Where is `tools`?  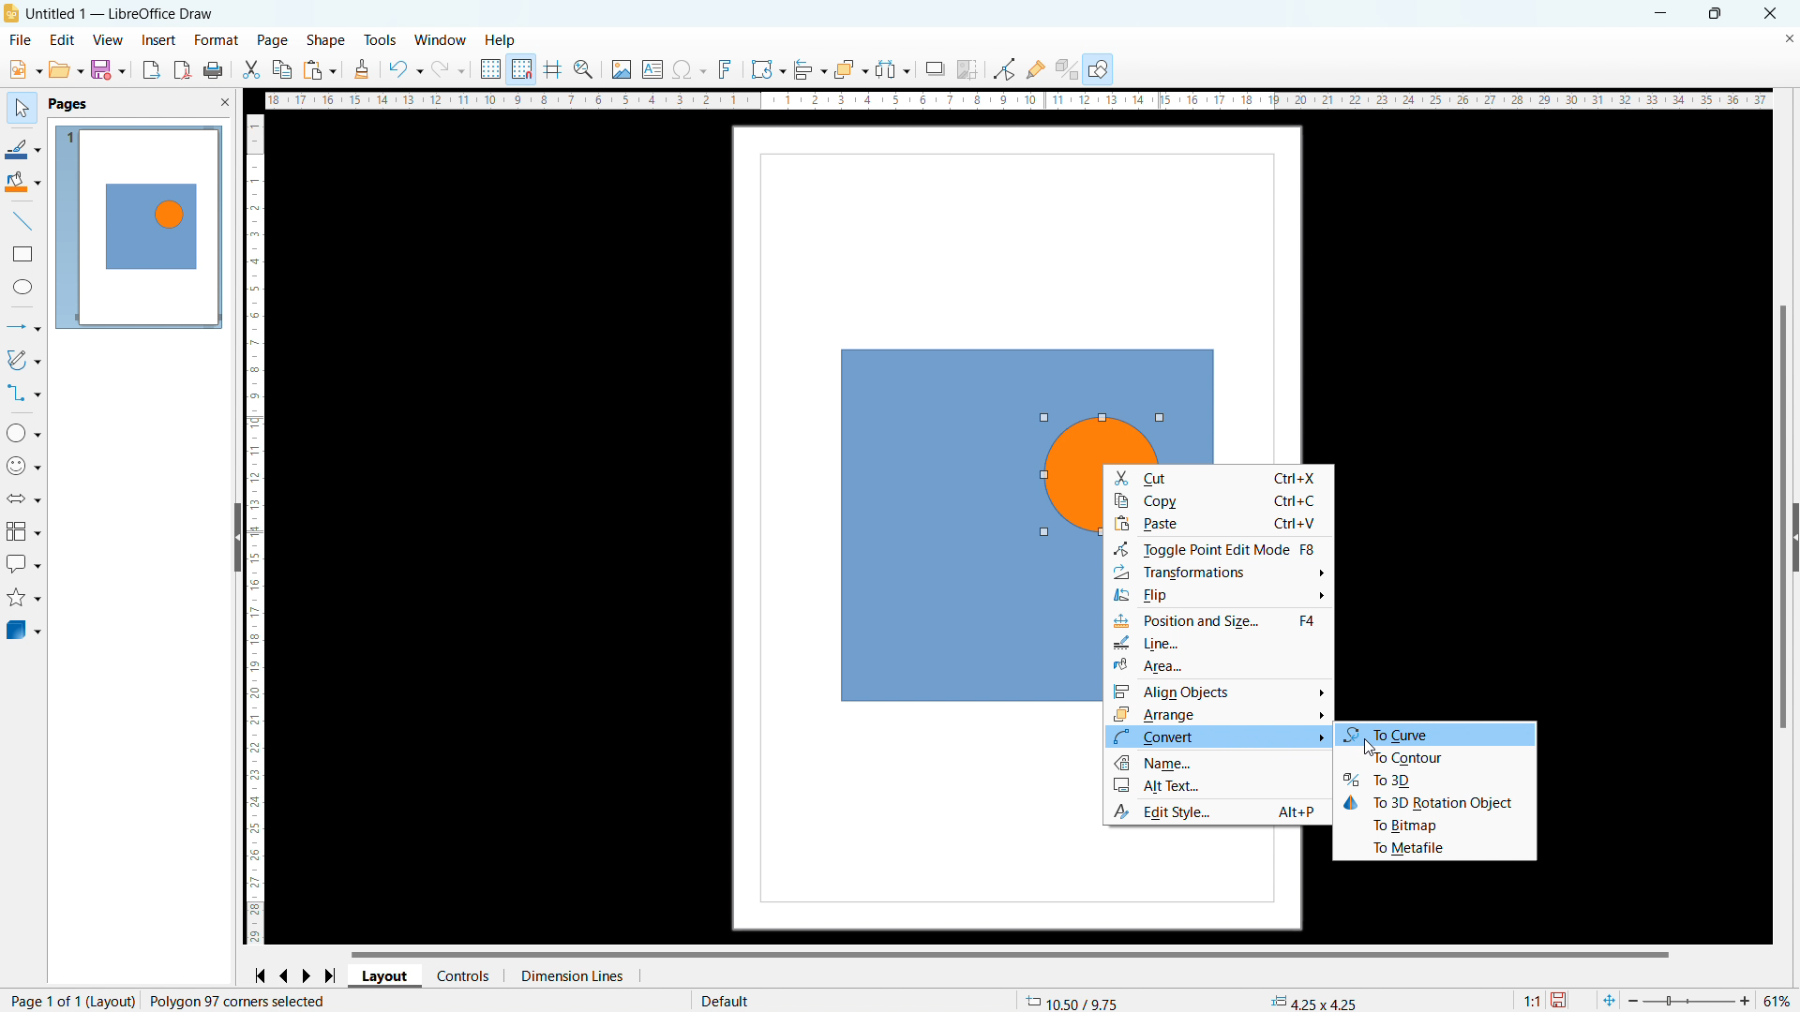
tools is located at coordinates (381, 39).